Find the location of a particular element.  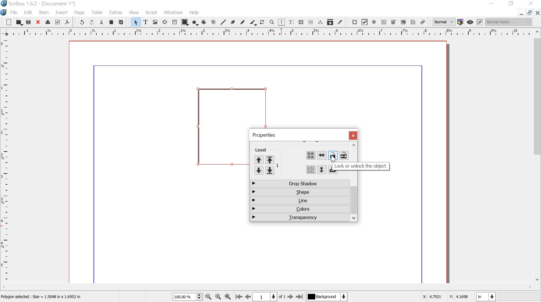

pdf list box is located at coordinates (403, 22).